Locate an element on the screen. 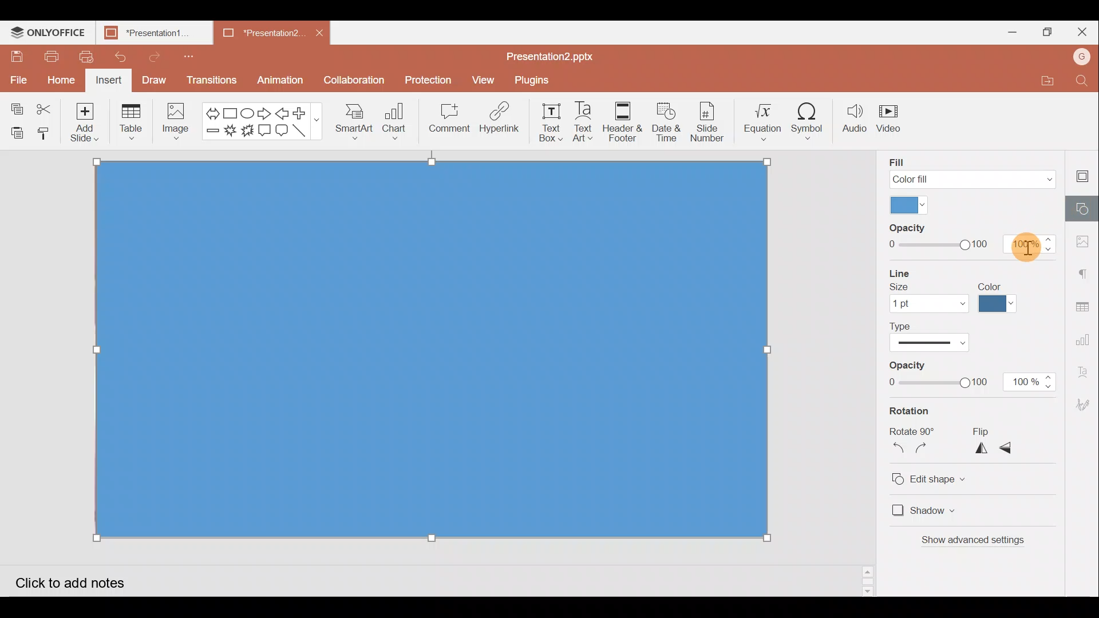  Cut is located at coordinates (46, 106).